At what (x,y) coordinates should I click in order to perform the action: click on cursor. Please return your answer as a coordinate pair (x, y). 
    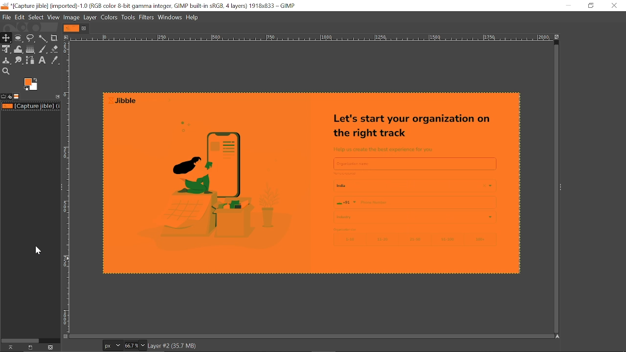
    Looking at the image, I should click on (39, 250).